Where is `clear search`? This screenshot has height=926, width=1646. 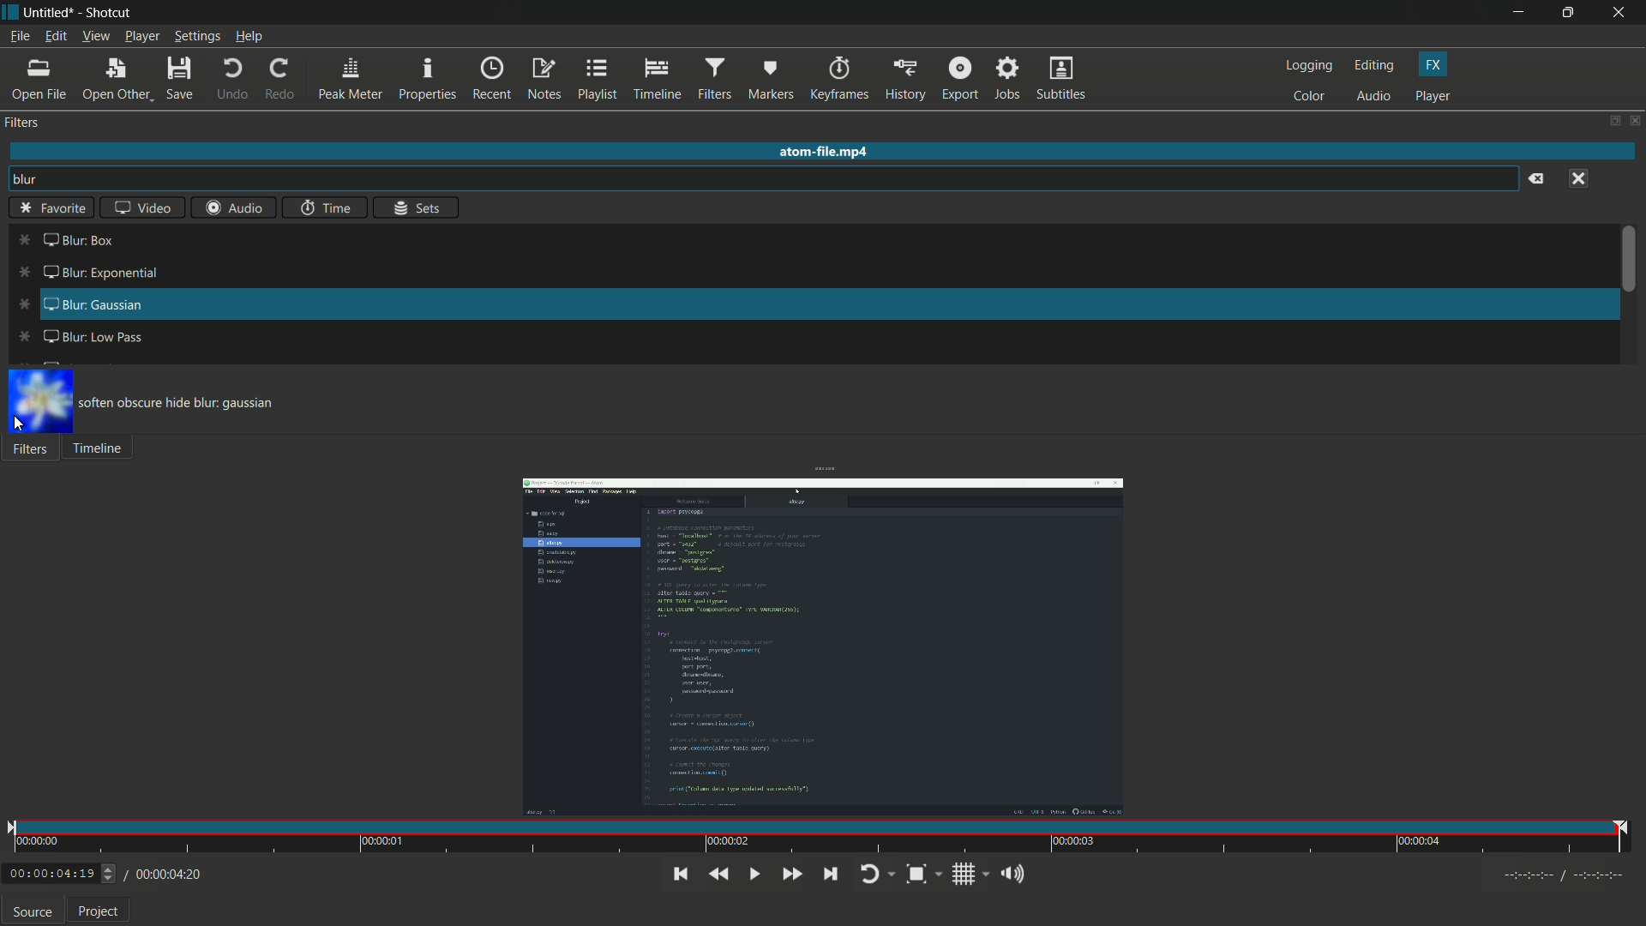 clear search is located at coordinates (1537, 179).